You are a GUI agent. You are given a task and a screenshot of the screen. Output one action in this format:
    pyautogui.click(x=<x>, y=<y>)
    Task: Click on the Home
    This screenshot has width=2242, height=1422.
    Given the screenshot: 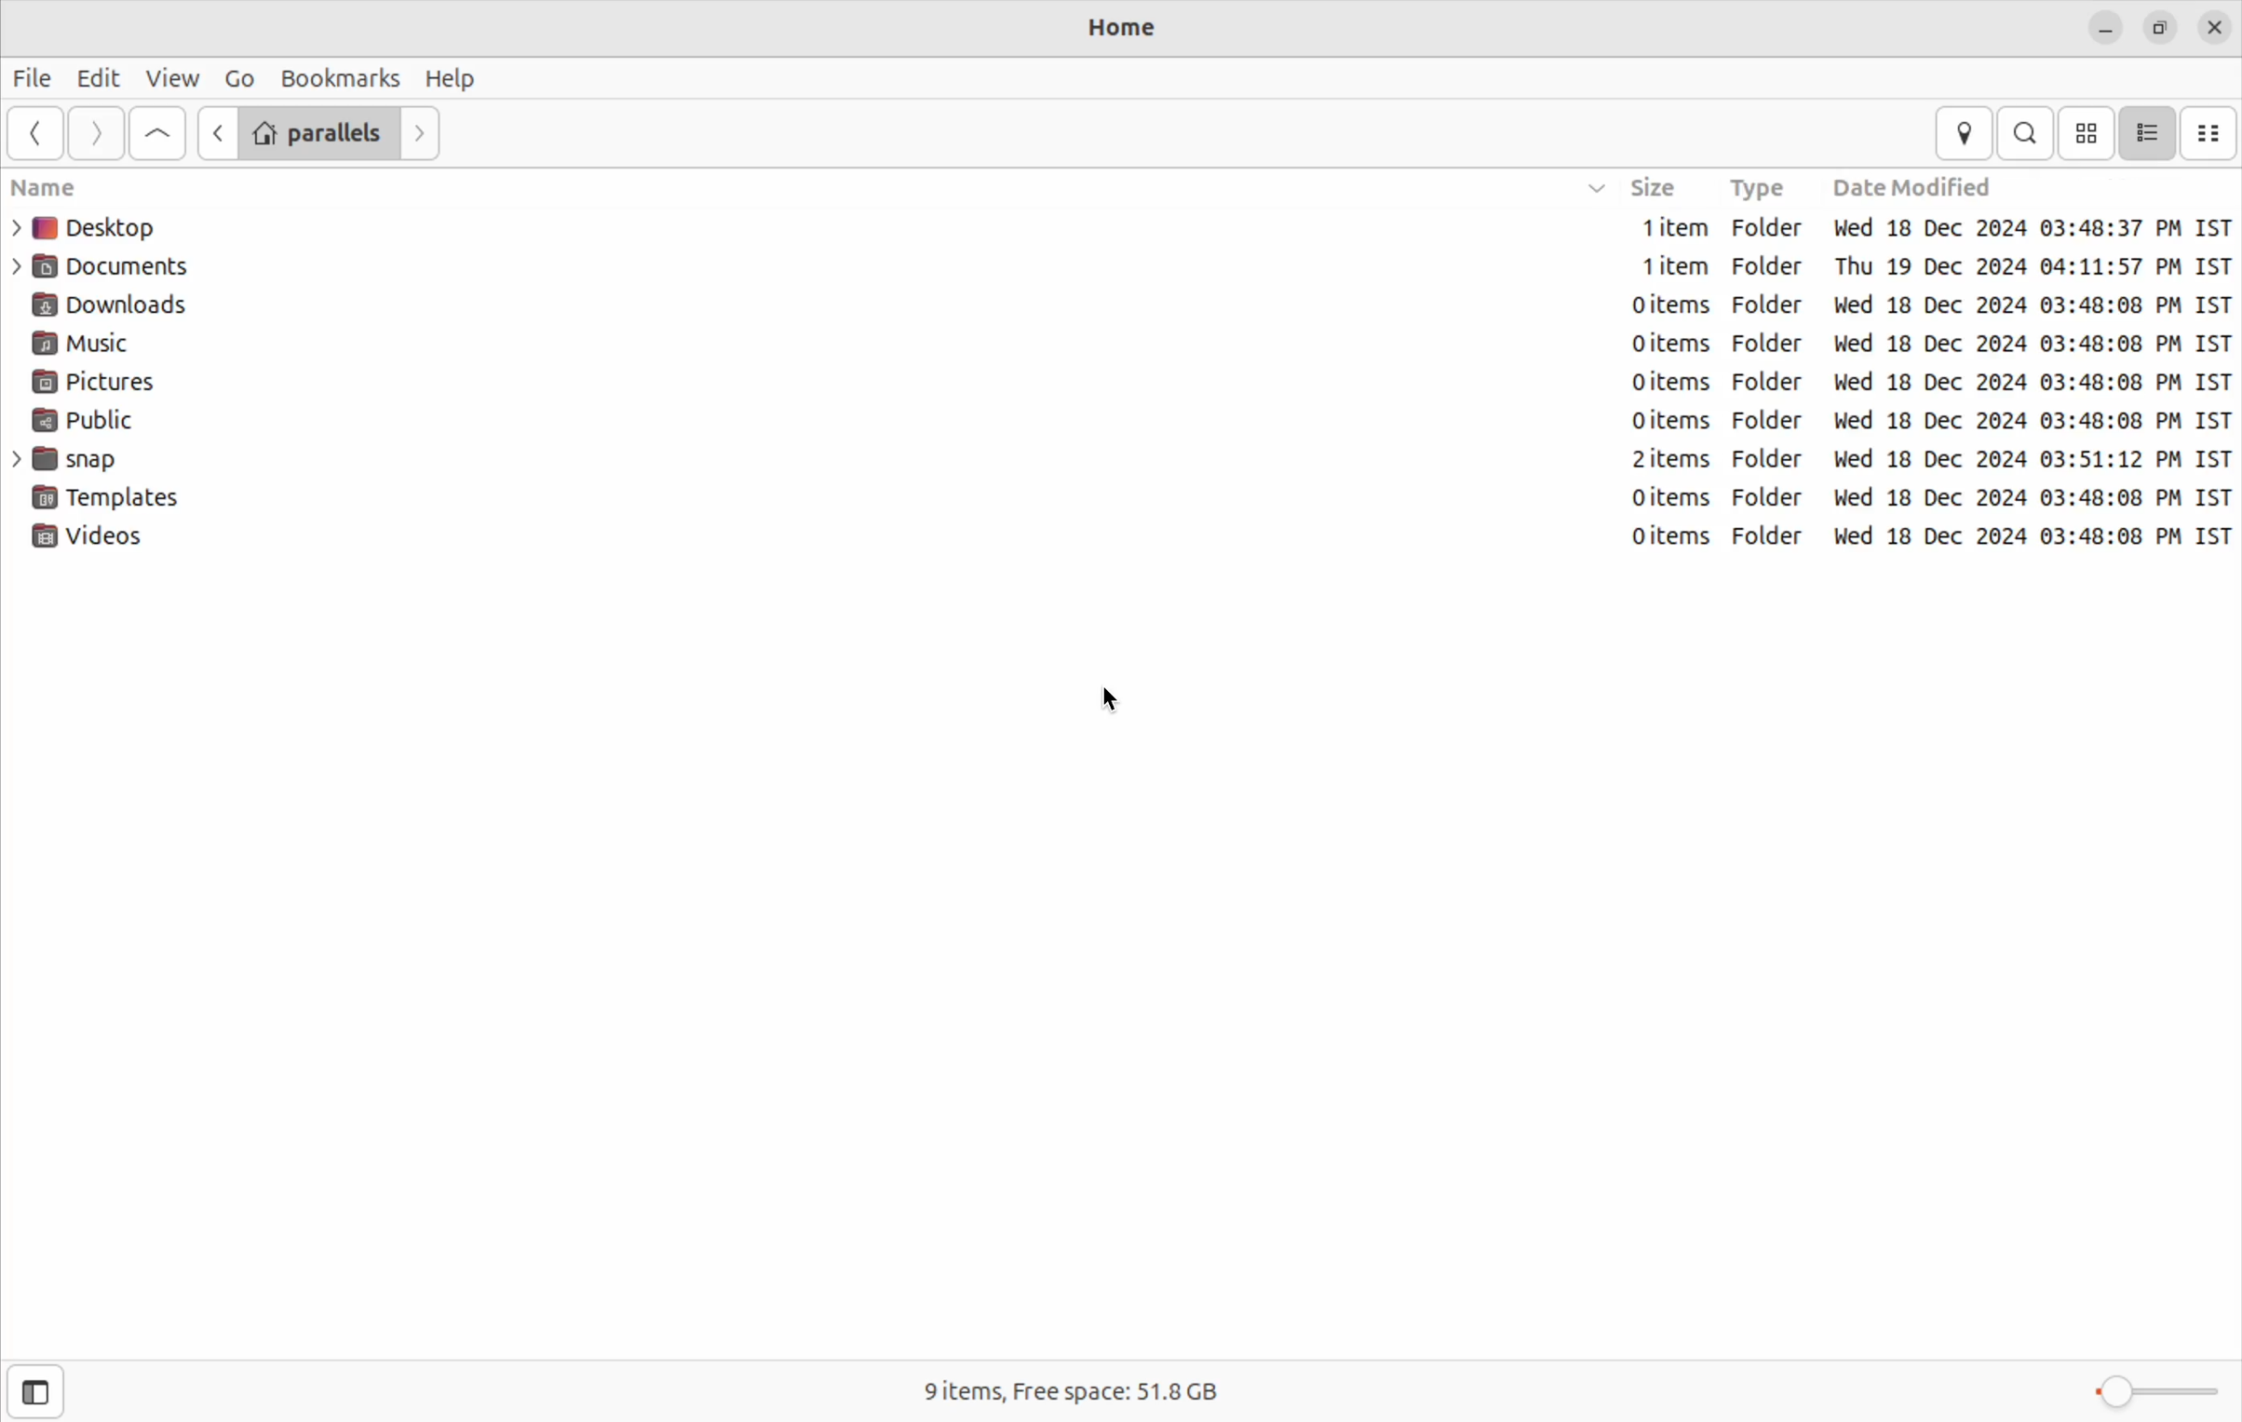 What is the action you would take?
    pyautogui.click(x=1119, y=31)
    